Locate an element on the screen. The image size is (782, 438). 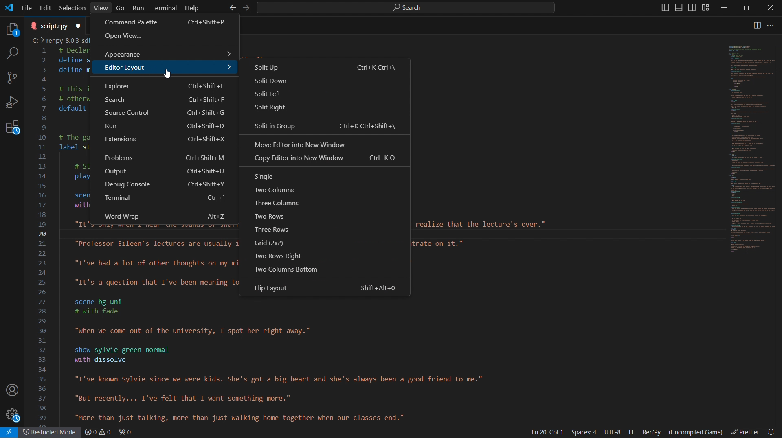
Edit is located at coordinates (47, 7).